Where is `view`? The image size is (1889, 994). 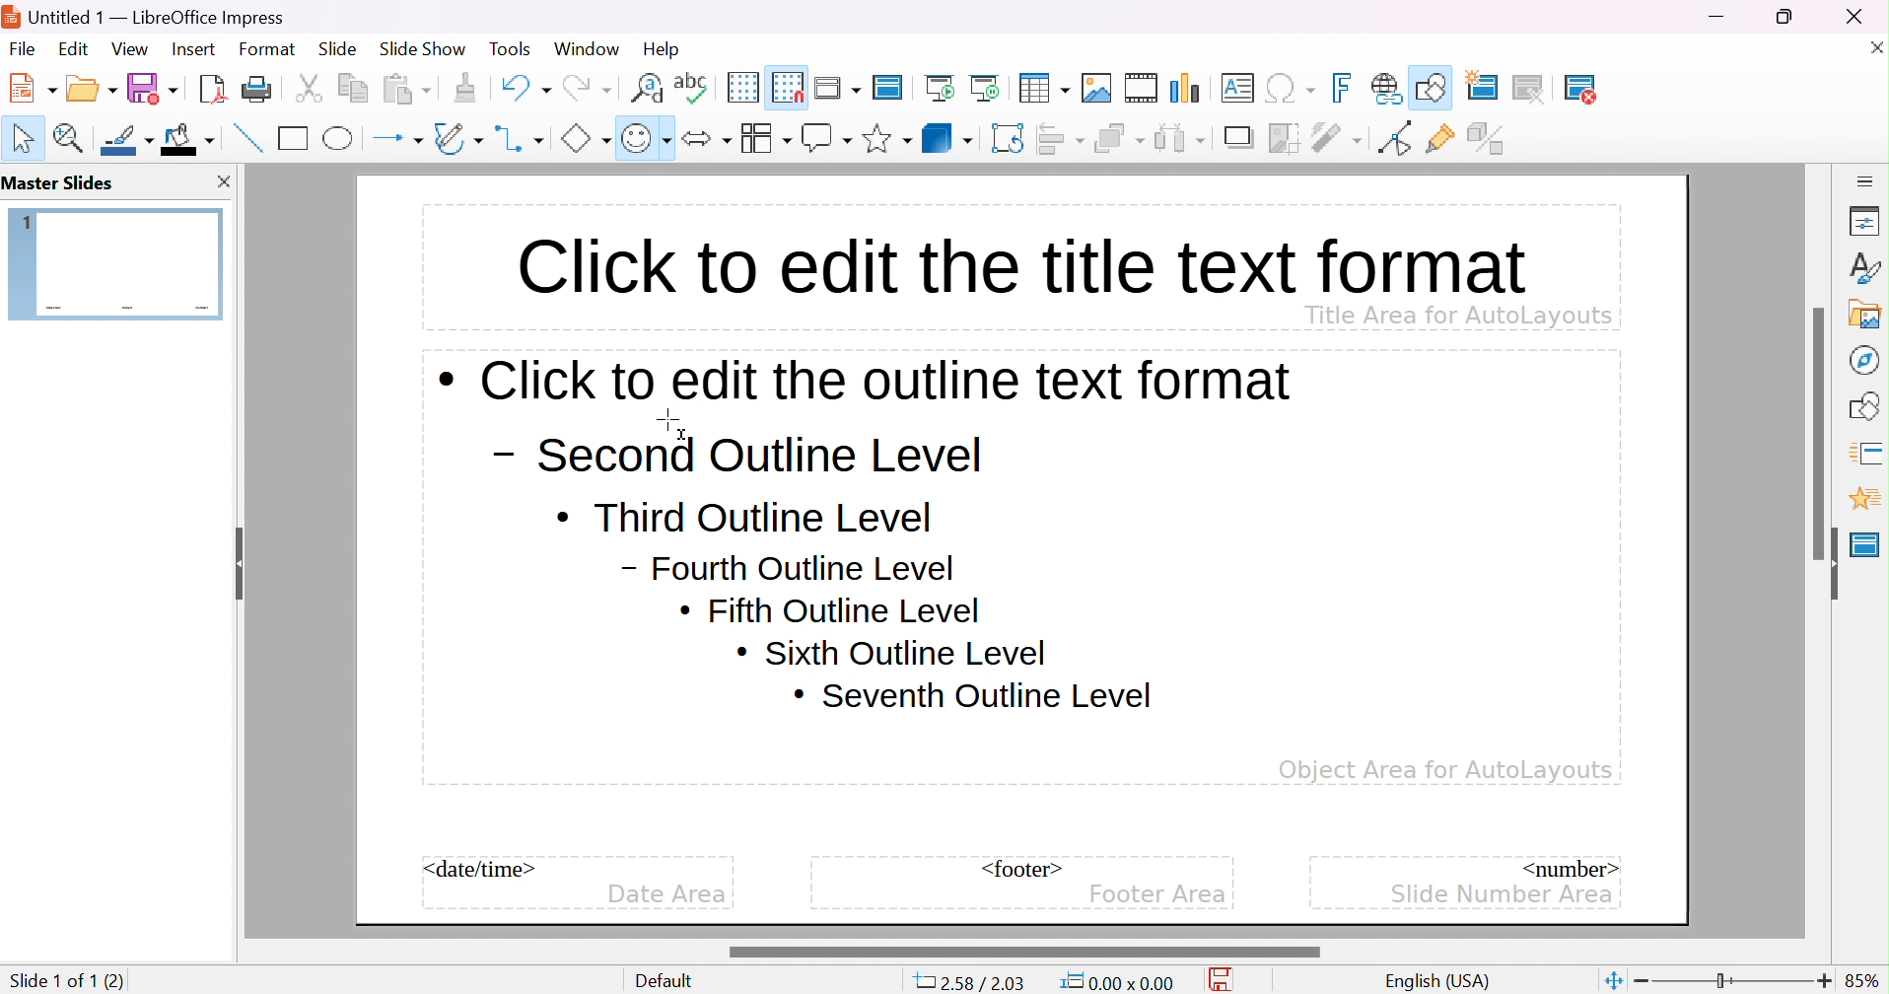 view is located at coordinates (129, 48).